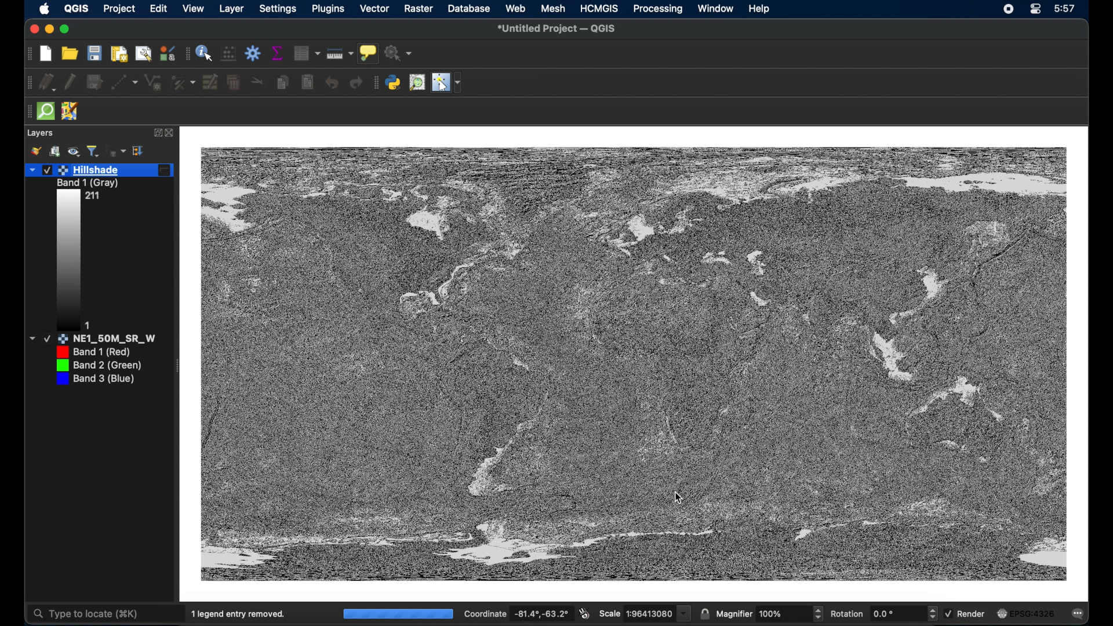 The width and height of the screenshot is (1113, 626). What do you see at coordinates (125, 82) in the screenshot?
I see `digitize with segment` at bounding box center [125, 82].